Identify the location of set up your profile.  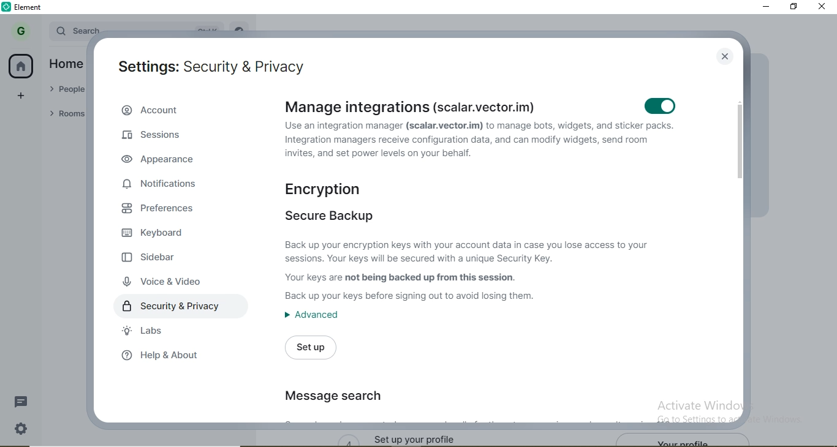
(430, 437).